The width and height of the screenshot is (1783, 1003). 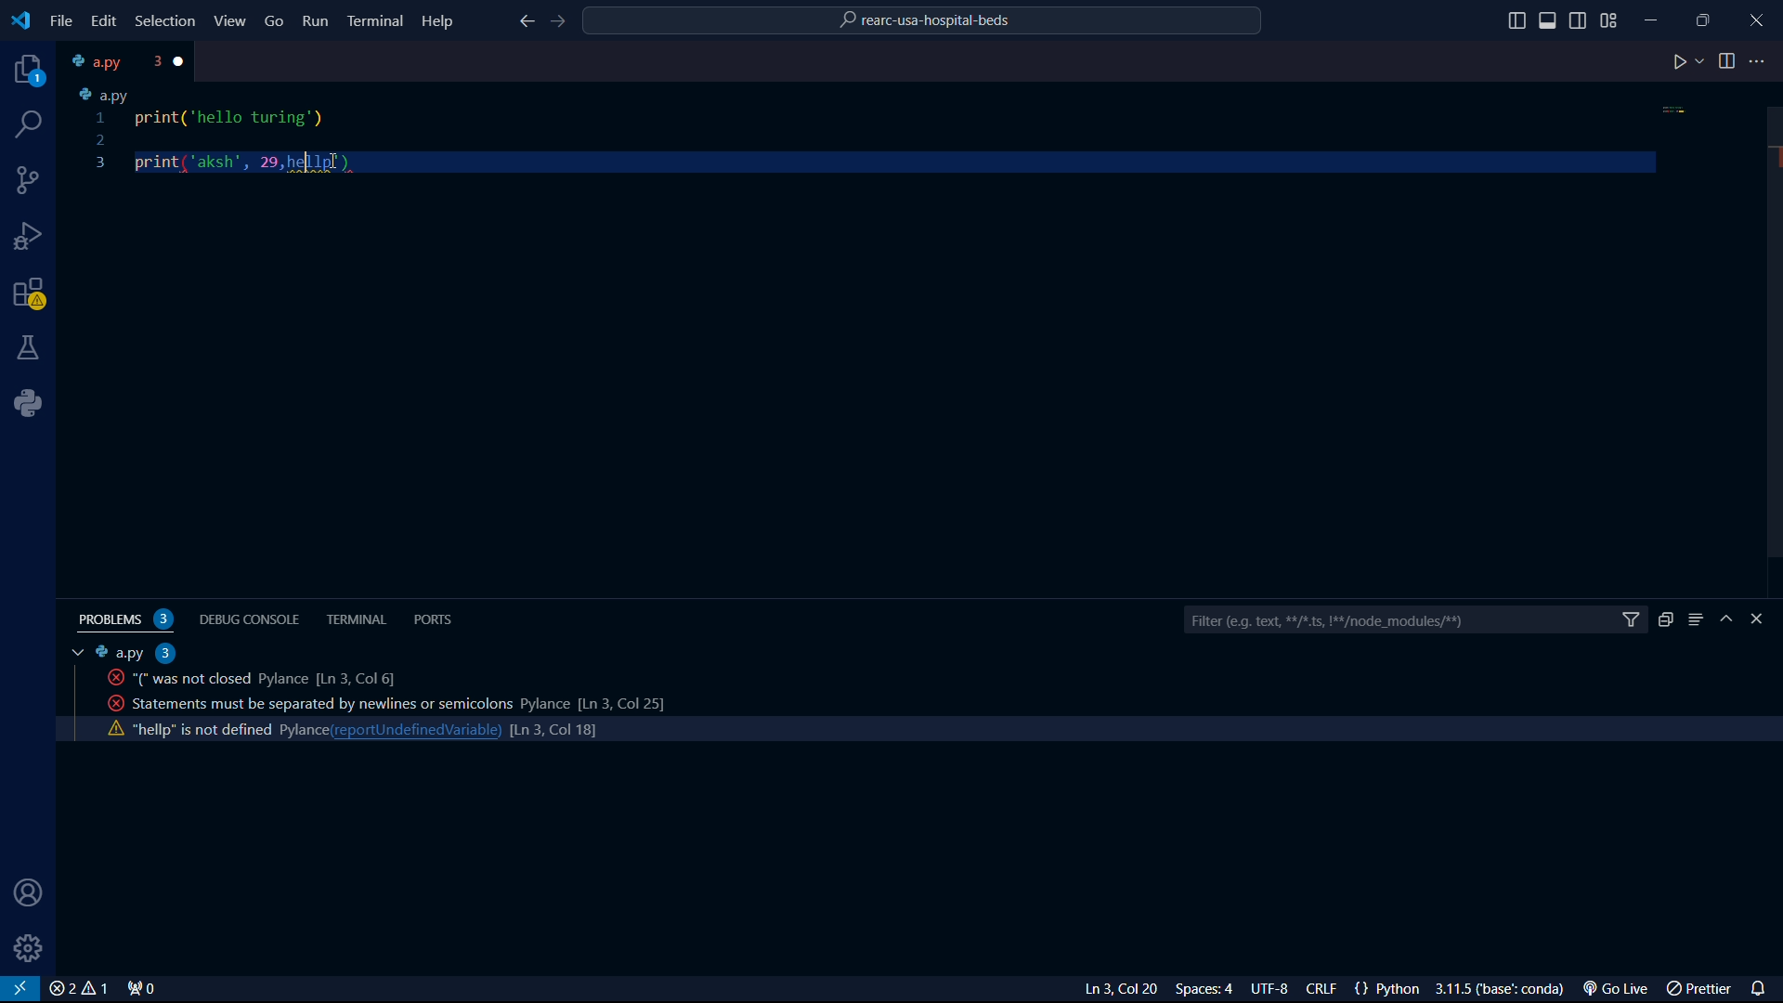 What do you see at coordinates (1580, 19) in the screenshot?
I see `toggle sidebar` at bounding box center [1580, 19].